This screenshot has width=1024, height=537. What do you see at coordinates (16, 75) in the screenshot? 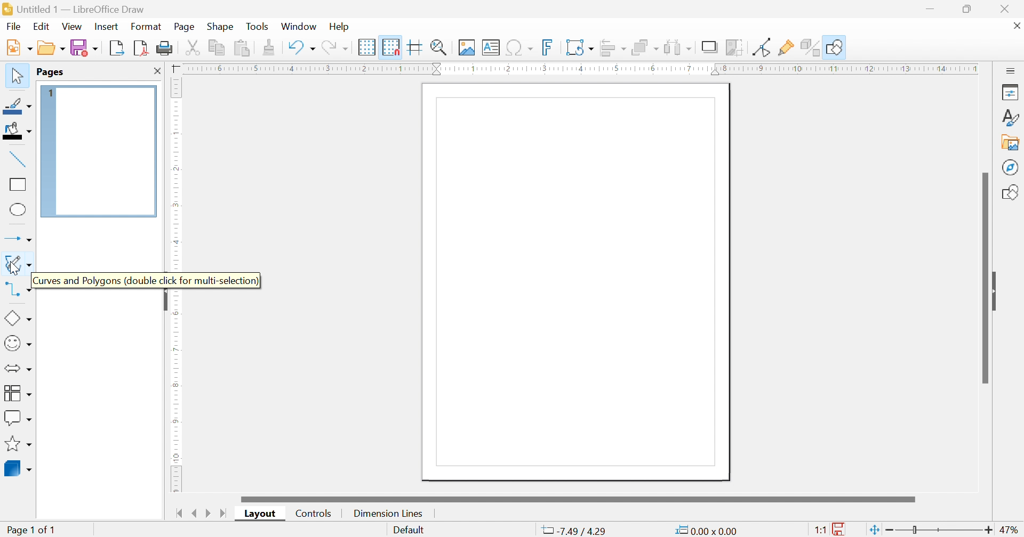
I see `selection tool` at bounding box center [16, 75].